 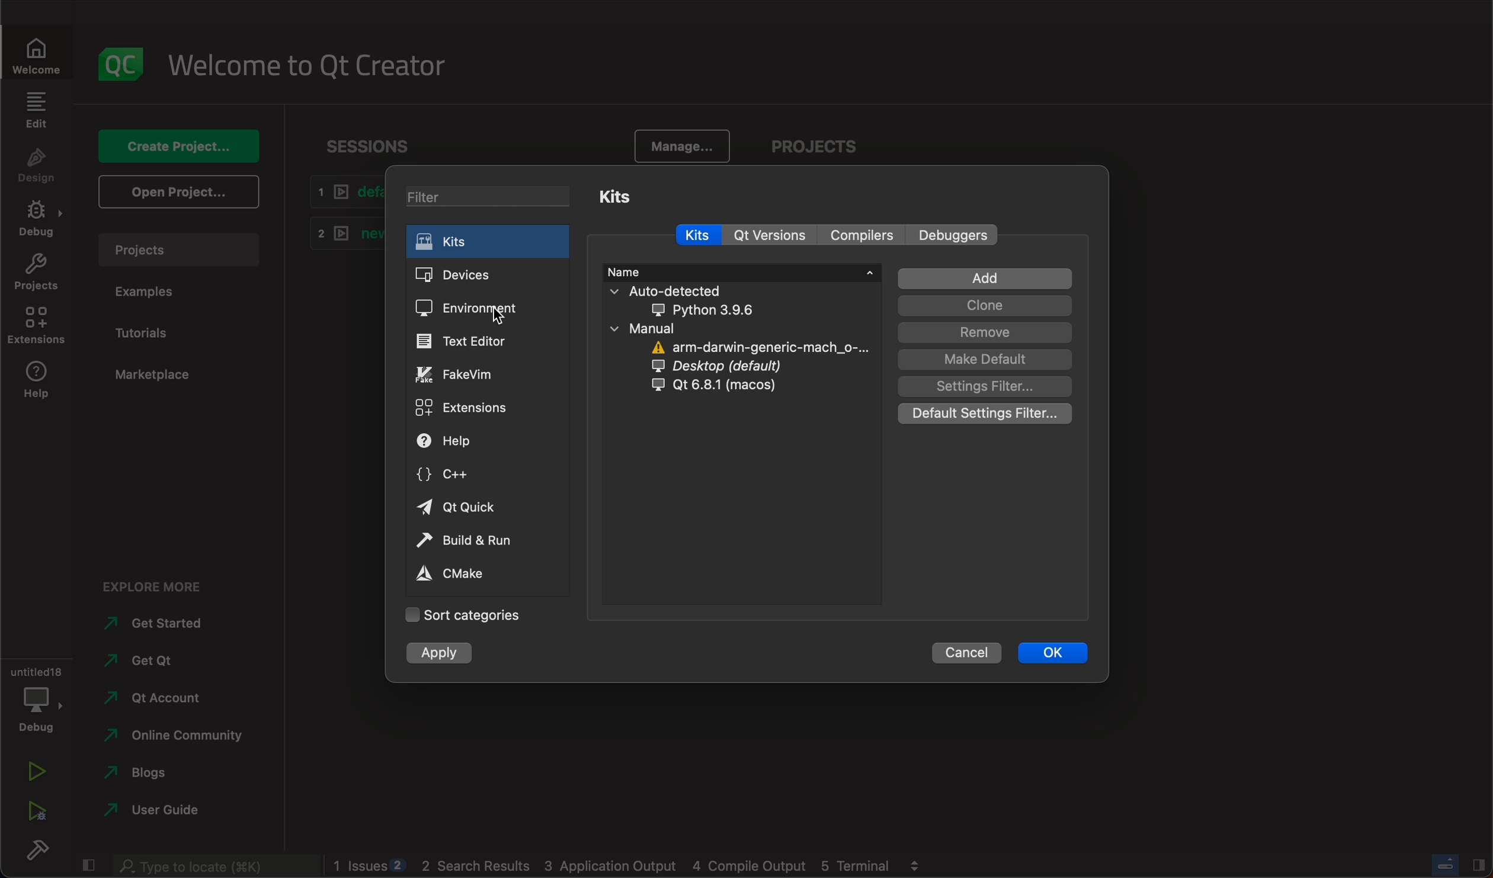 What do you see at coordinates (33, 272) in the screenshot?
I see `projects` at bounding box center [33, 272].